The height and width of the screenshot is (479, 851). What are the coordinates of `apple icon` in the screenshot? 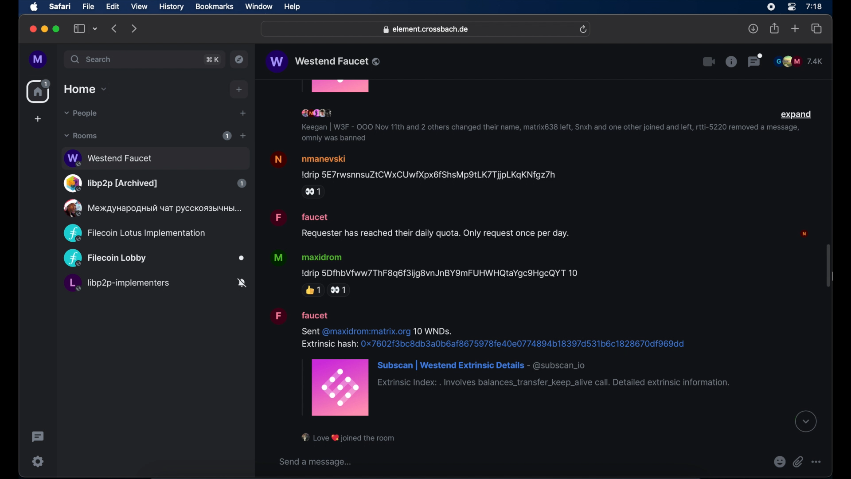 It's located at (34, 7).